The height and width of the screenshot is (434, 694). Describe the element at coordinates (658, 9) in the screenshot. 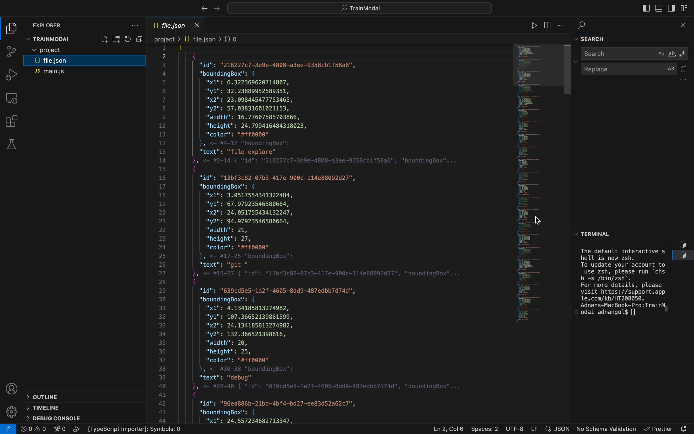

I see `toggle bar` at that location.